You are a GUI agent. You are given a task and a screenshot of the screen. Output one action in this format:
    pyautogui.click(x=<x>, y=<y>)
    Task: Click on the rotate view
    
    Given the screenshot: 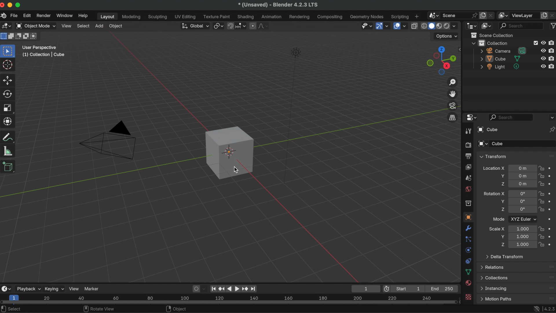 What is the action you would take?
    pyautogui.click(x=99, y=309)
    